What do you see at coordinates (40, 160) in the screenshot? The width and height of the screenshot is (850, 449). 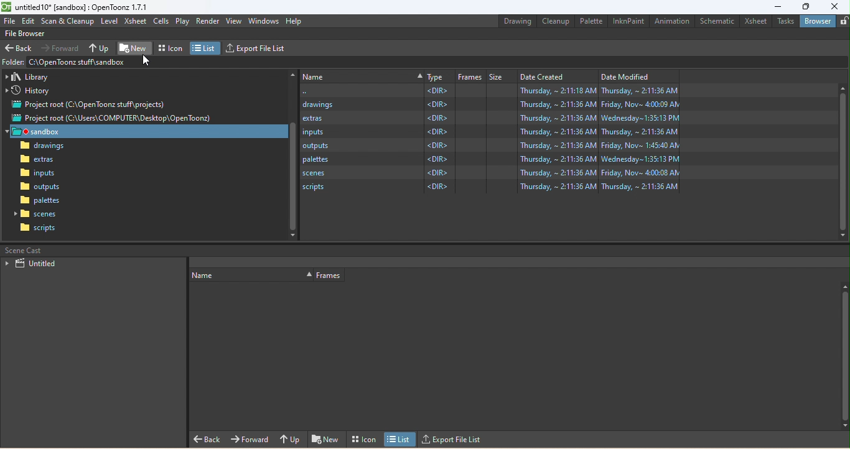 I see `extras` at bounding box center [40, 160].